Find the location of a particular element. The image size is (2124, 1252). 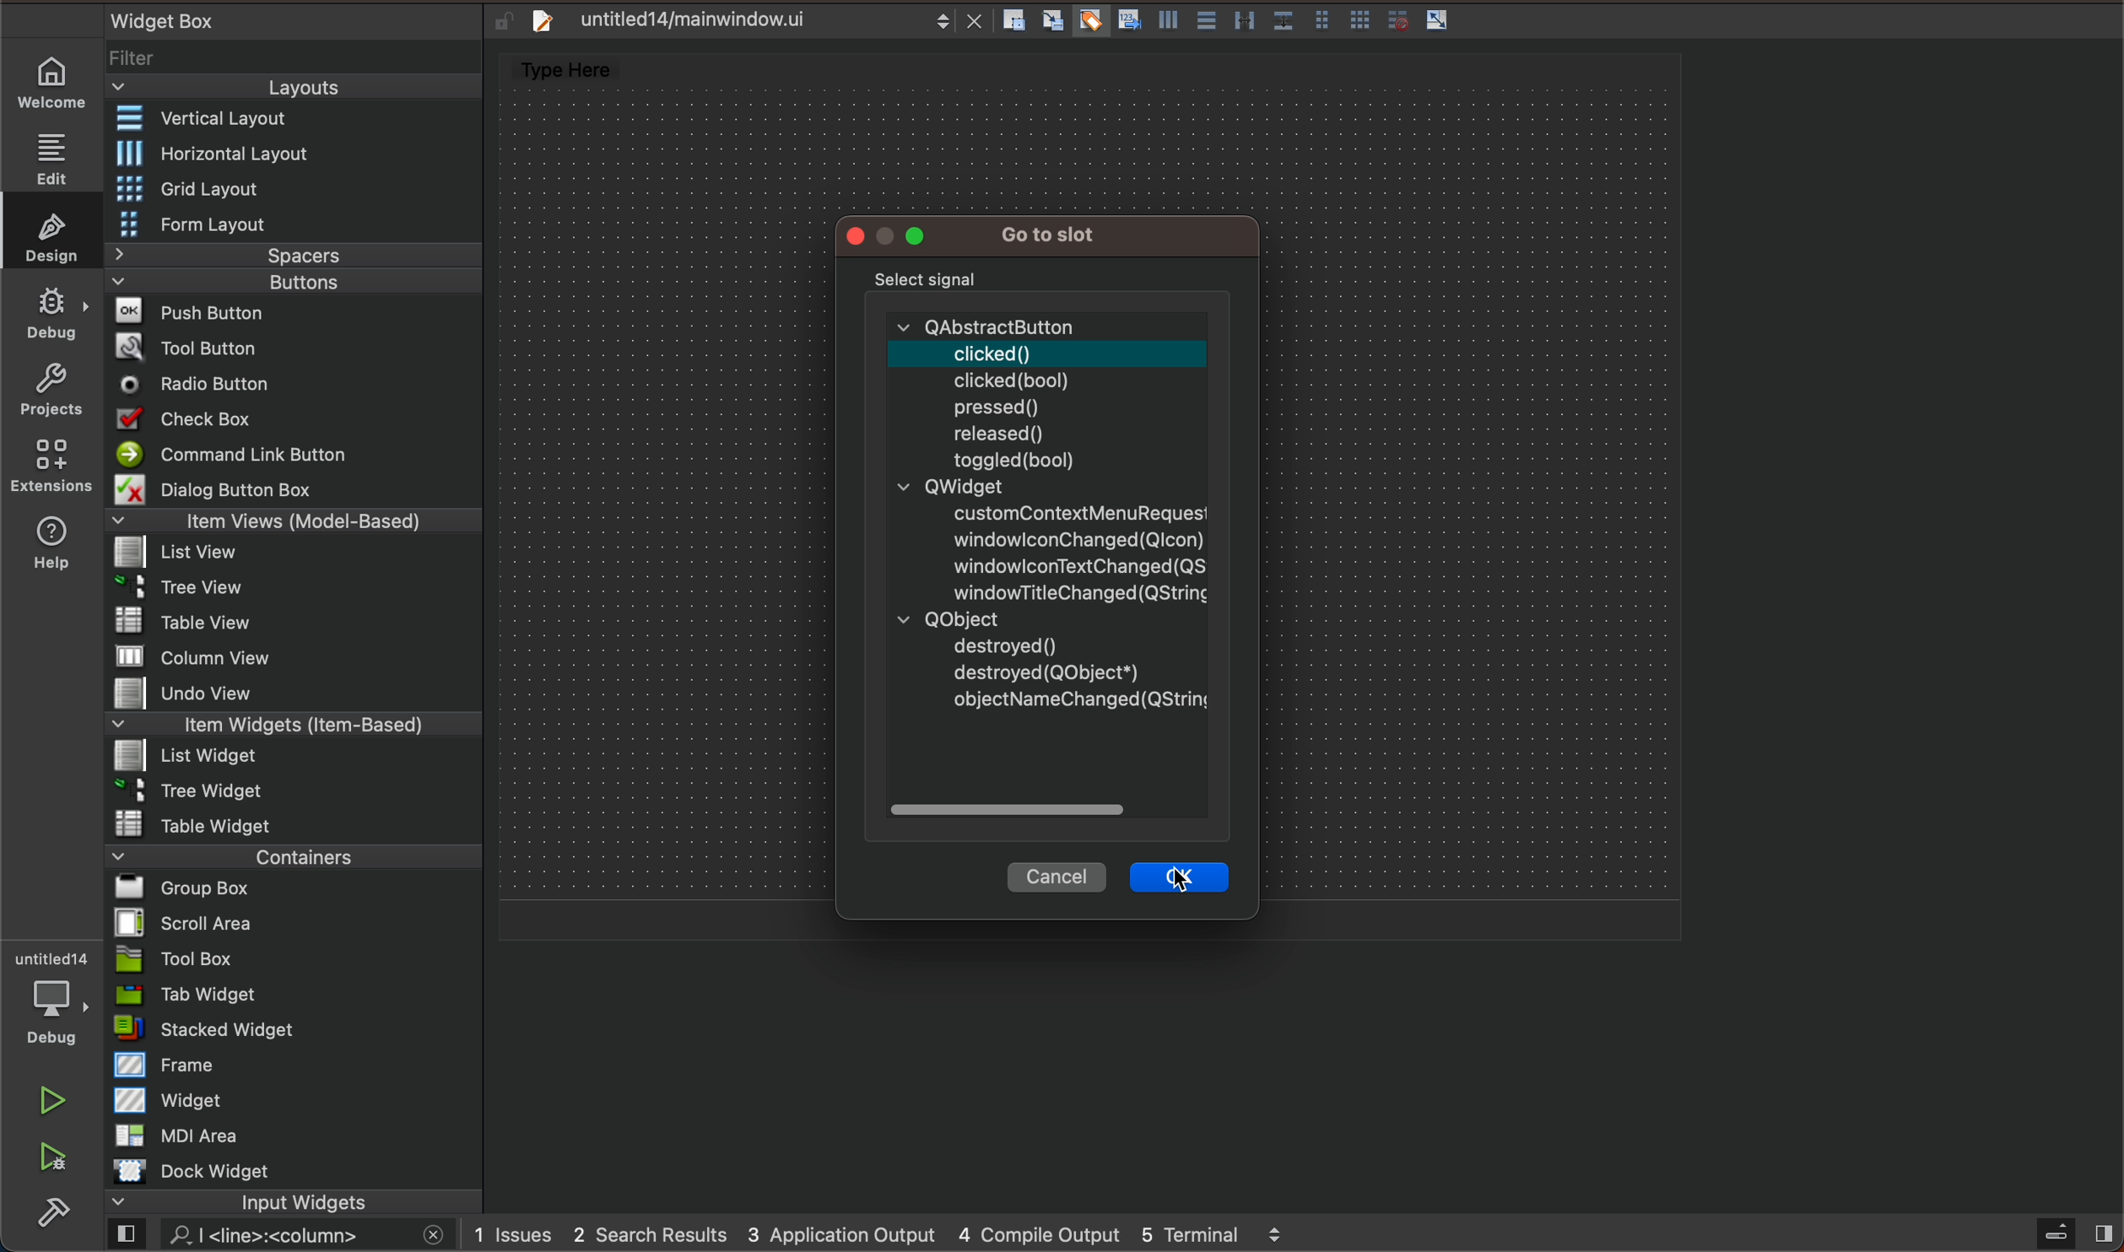

spacers is located at coordinates (298, 256).